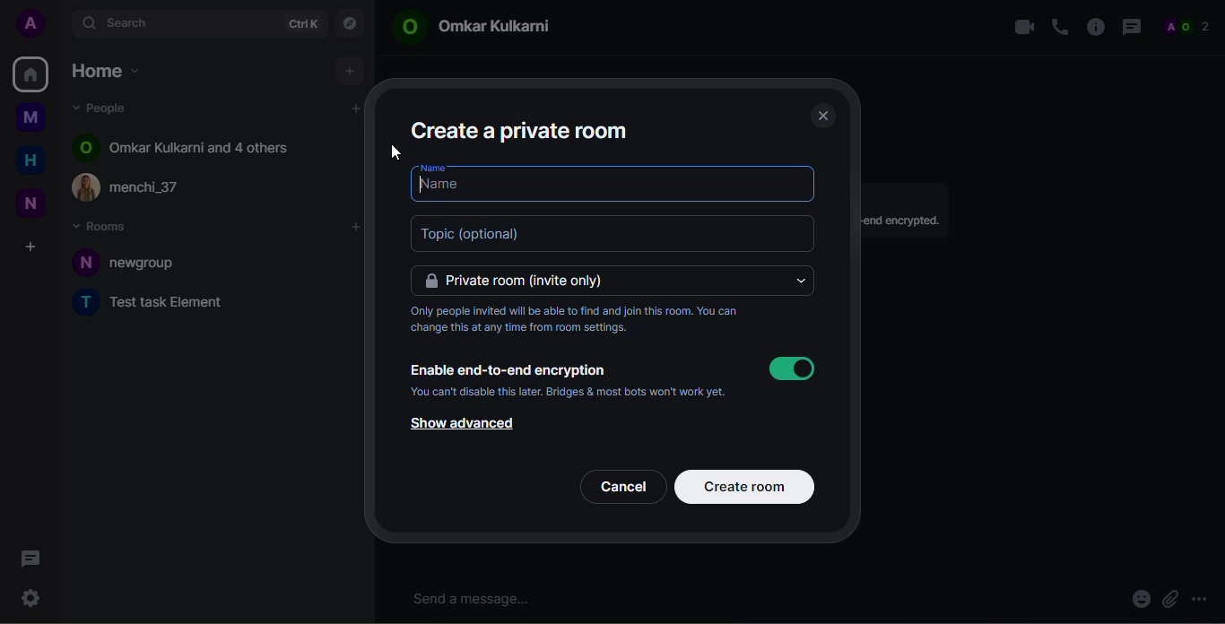 This screenshot has width=1225, height=624. I want to click on cancel, so click(622, 485).